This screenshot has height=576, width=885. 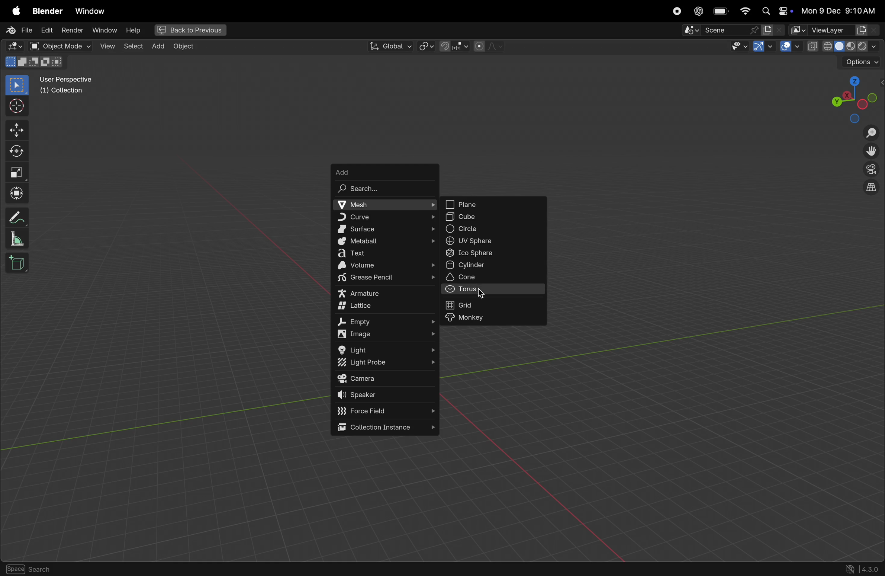 I want to click on view, so click(x=107, y=46).